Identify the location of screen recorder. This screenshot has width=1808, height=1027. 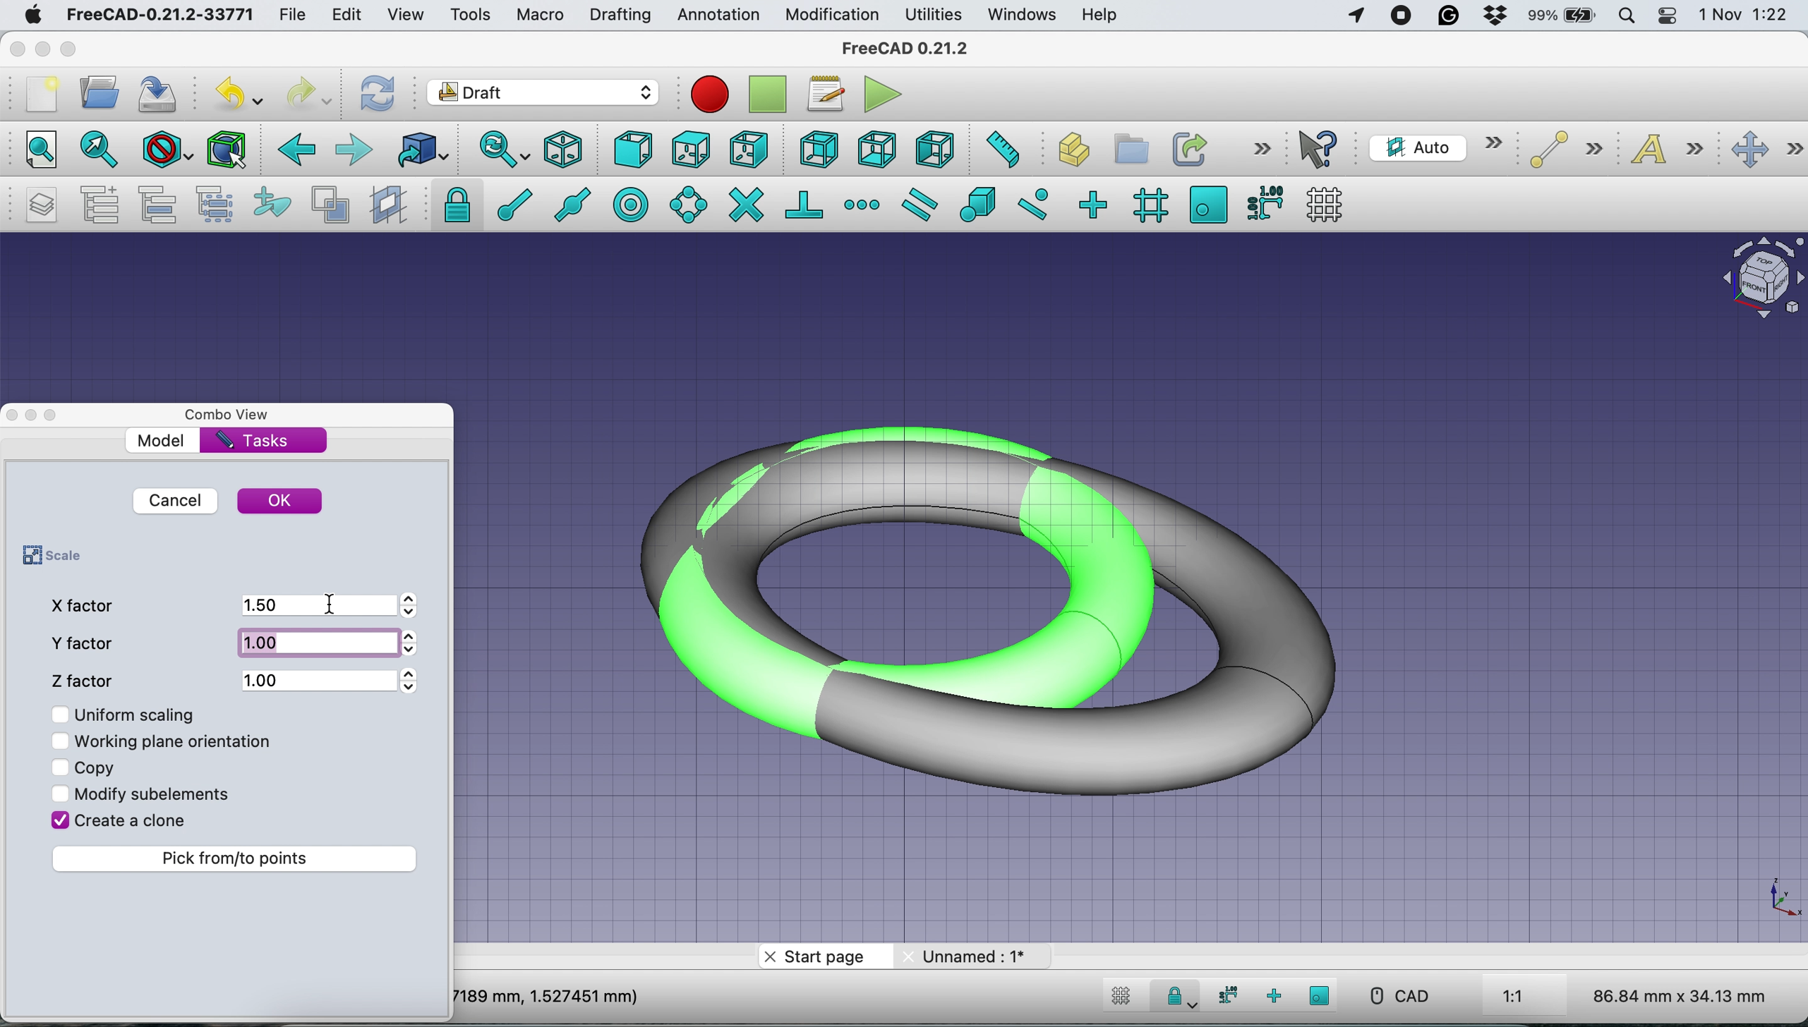
(1402, 18).